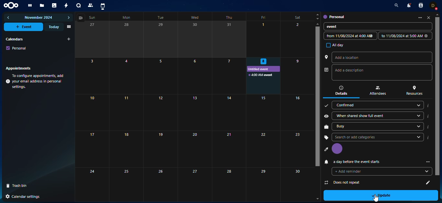 Image resolution: width=442 pixels, height=203 pixels. Describe the element at coordinates (418, 17) in the screenshot. I see `more` at that location.